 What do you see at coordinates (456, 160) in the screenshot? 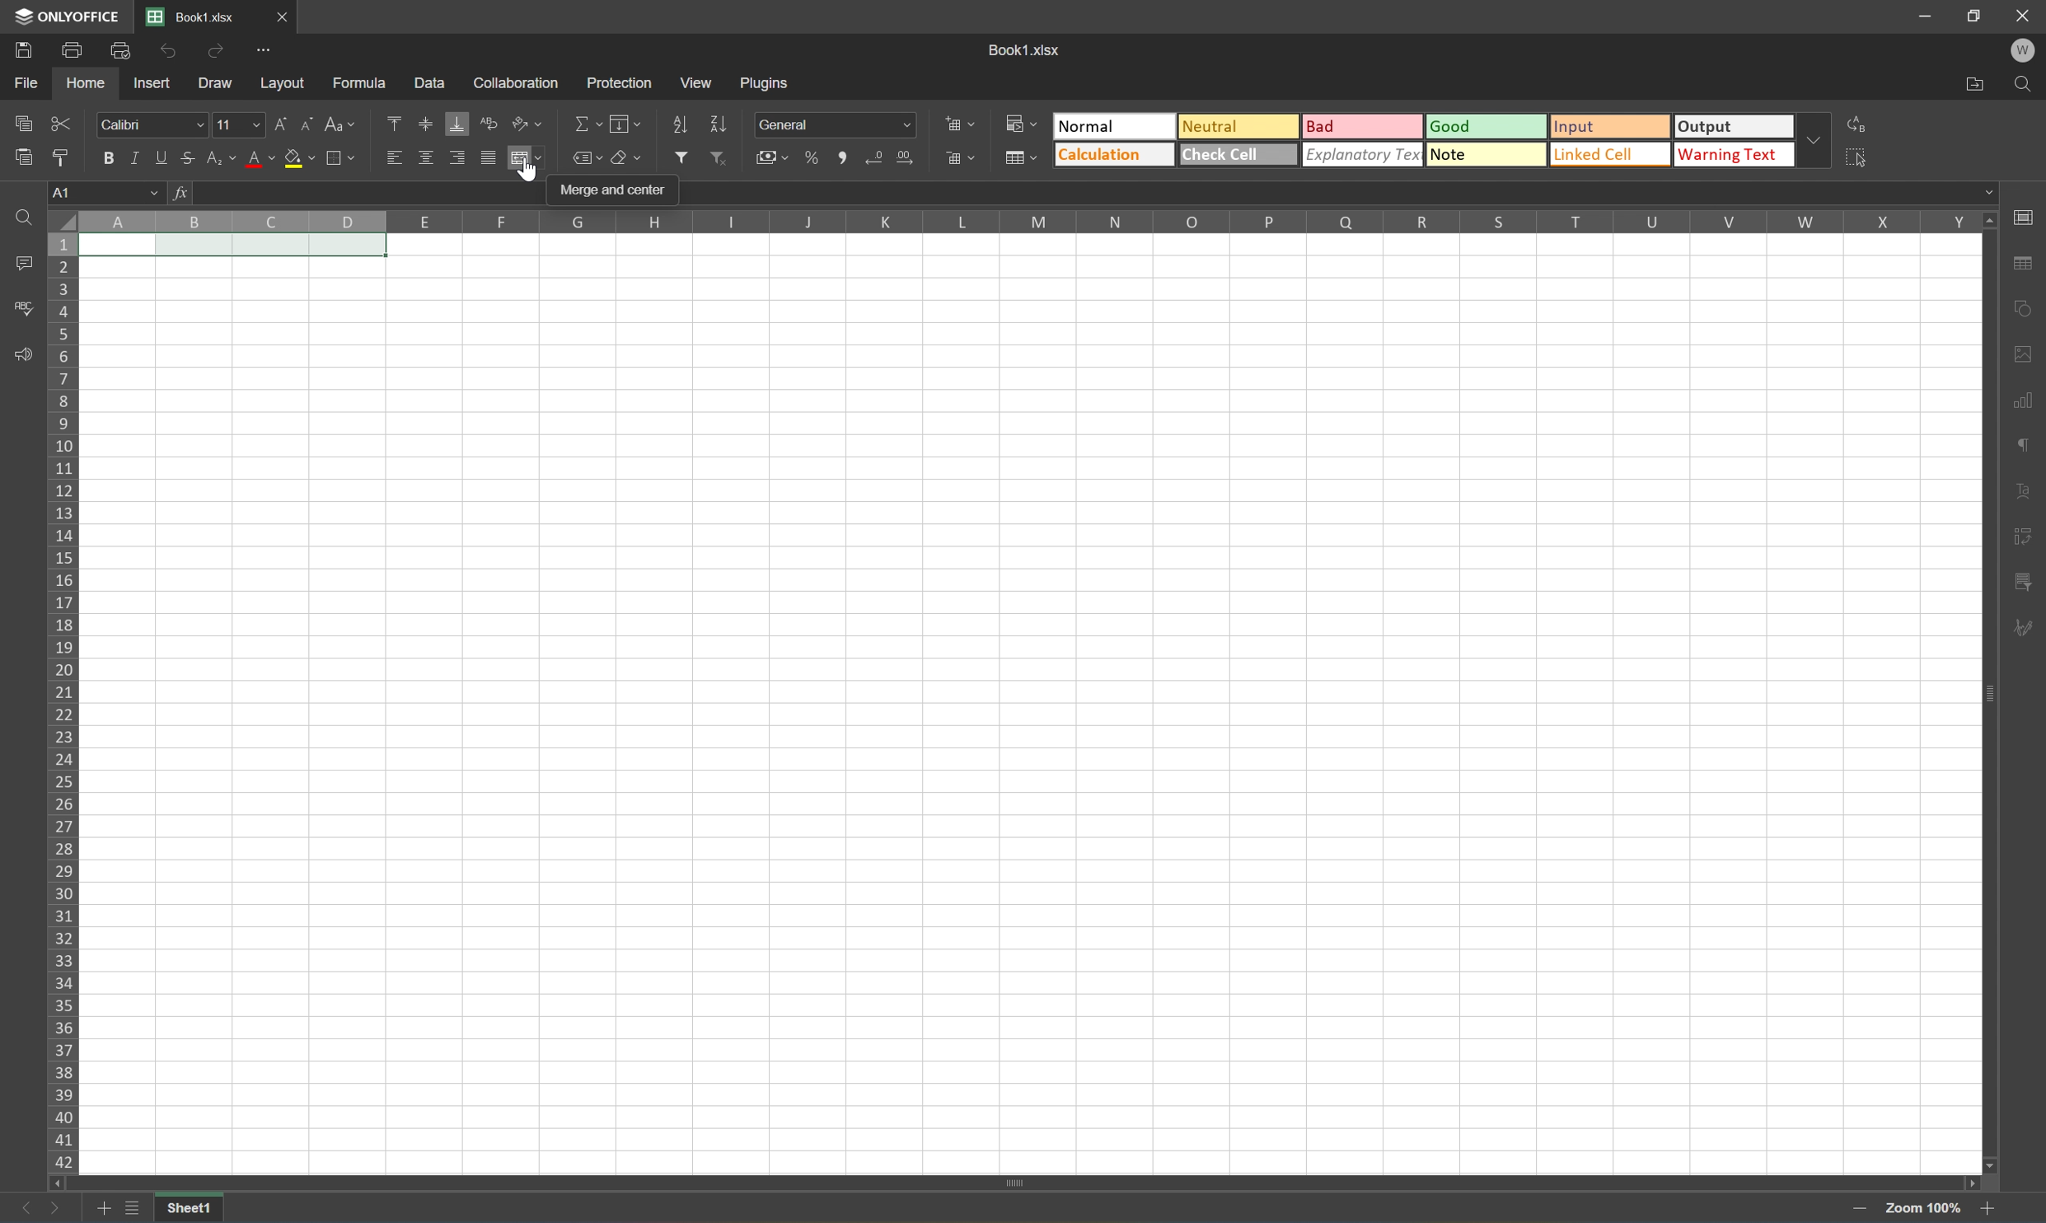
I see `Align right` at bounding box center [456, 160].